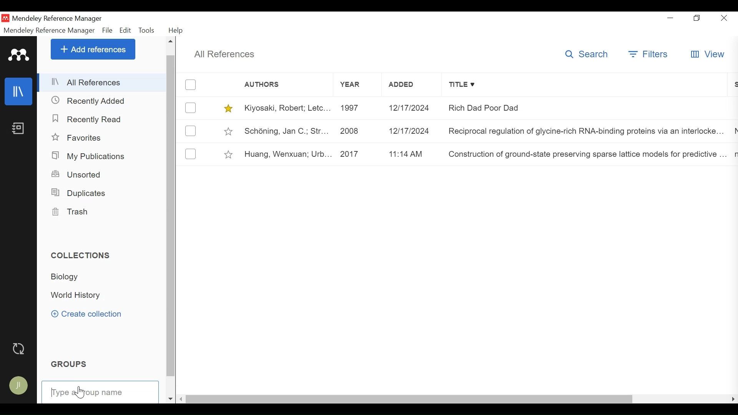 This screenshot has height=415, width=738. Describe the element at coordinates (171, 398) in the screenshot. I see `Scroll down` at that location.